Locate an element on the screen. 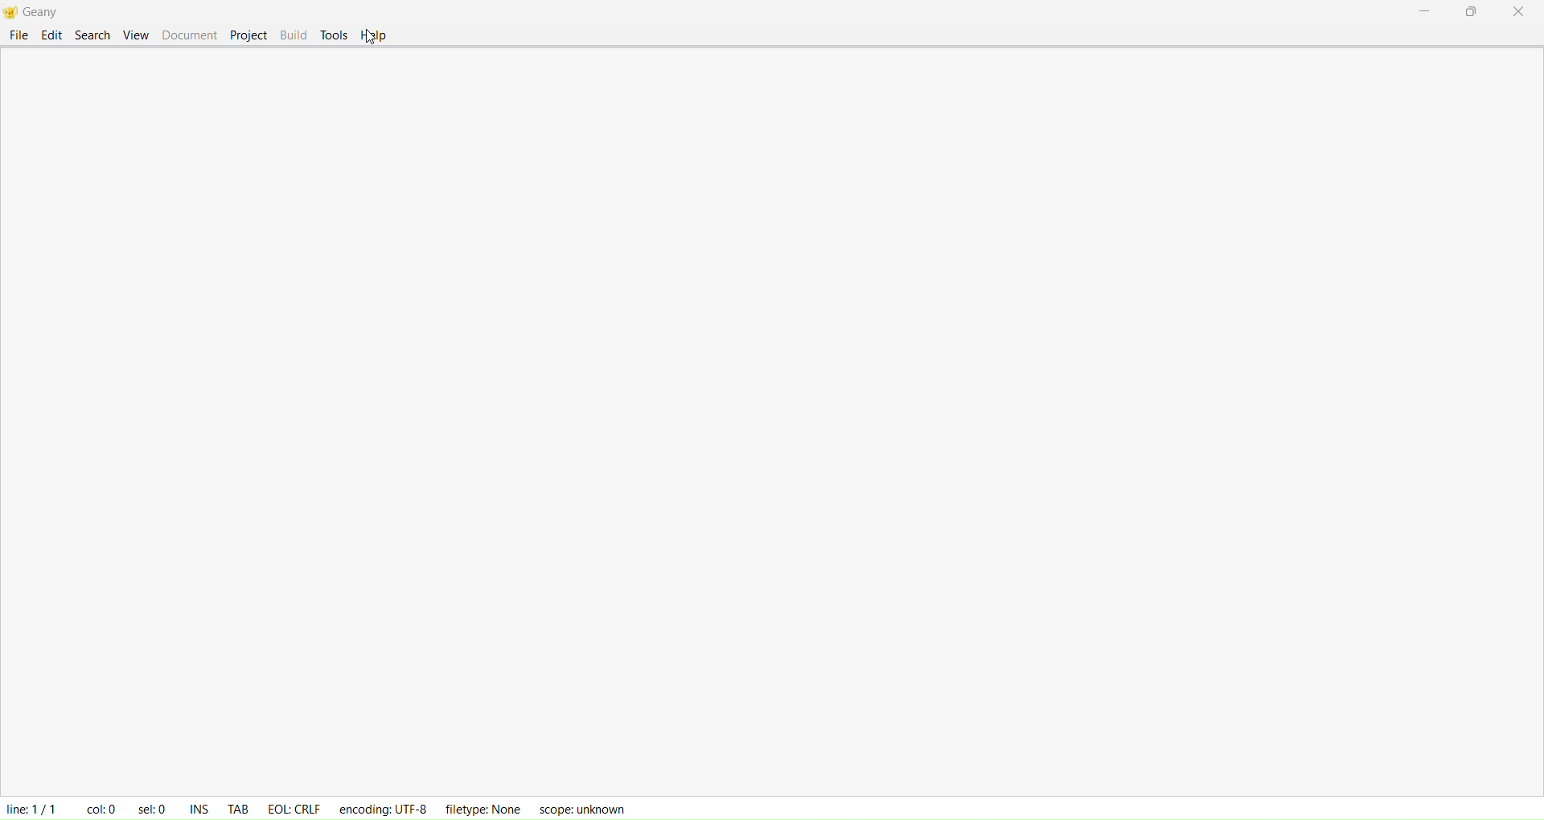 This screenshot has width=1544, height=820. file is located at coordinates (18, 35).